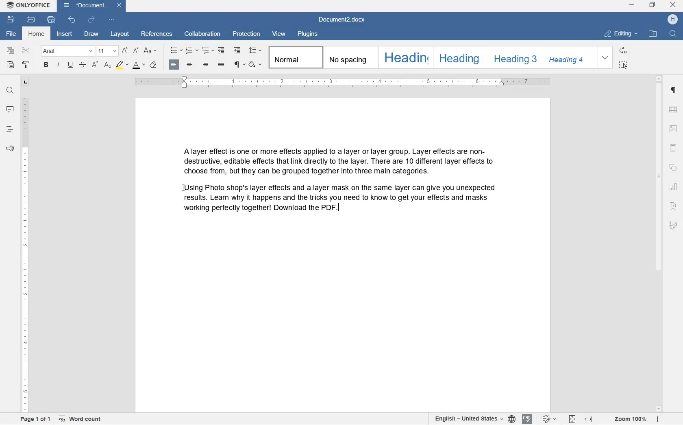 The height and width of the screenshot is (425, 683). Describe the element at coordinates (136, 50) in the screenshot. I see `DECREMENT FONT SIZE` at that location.